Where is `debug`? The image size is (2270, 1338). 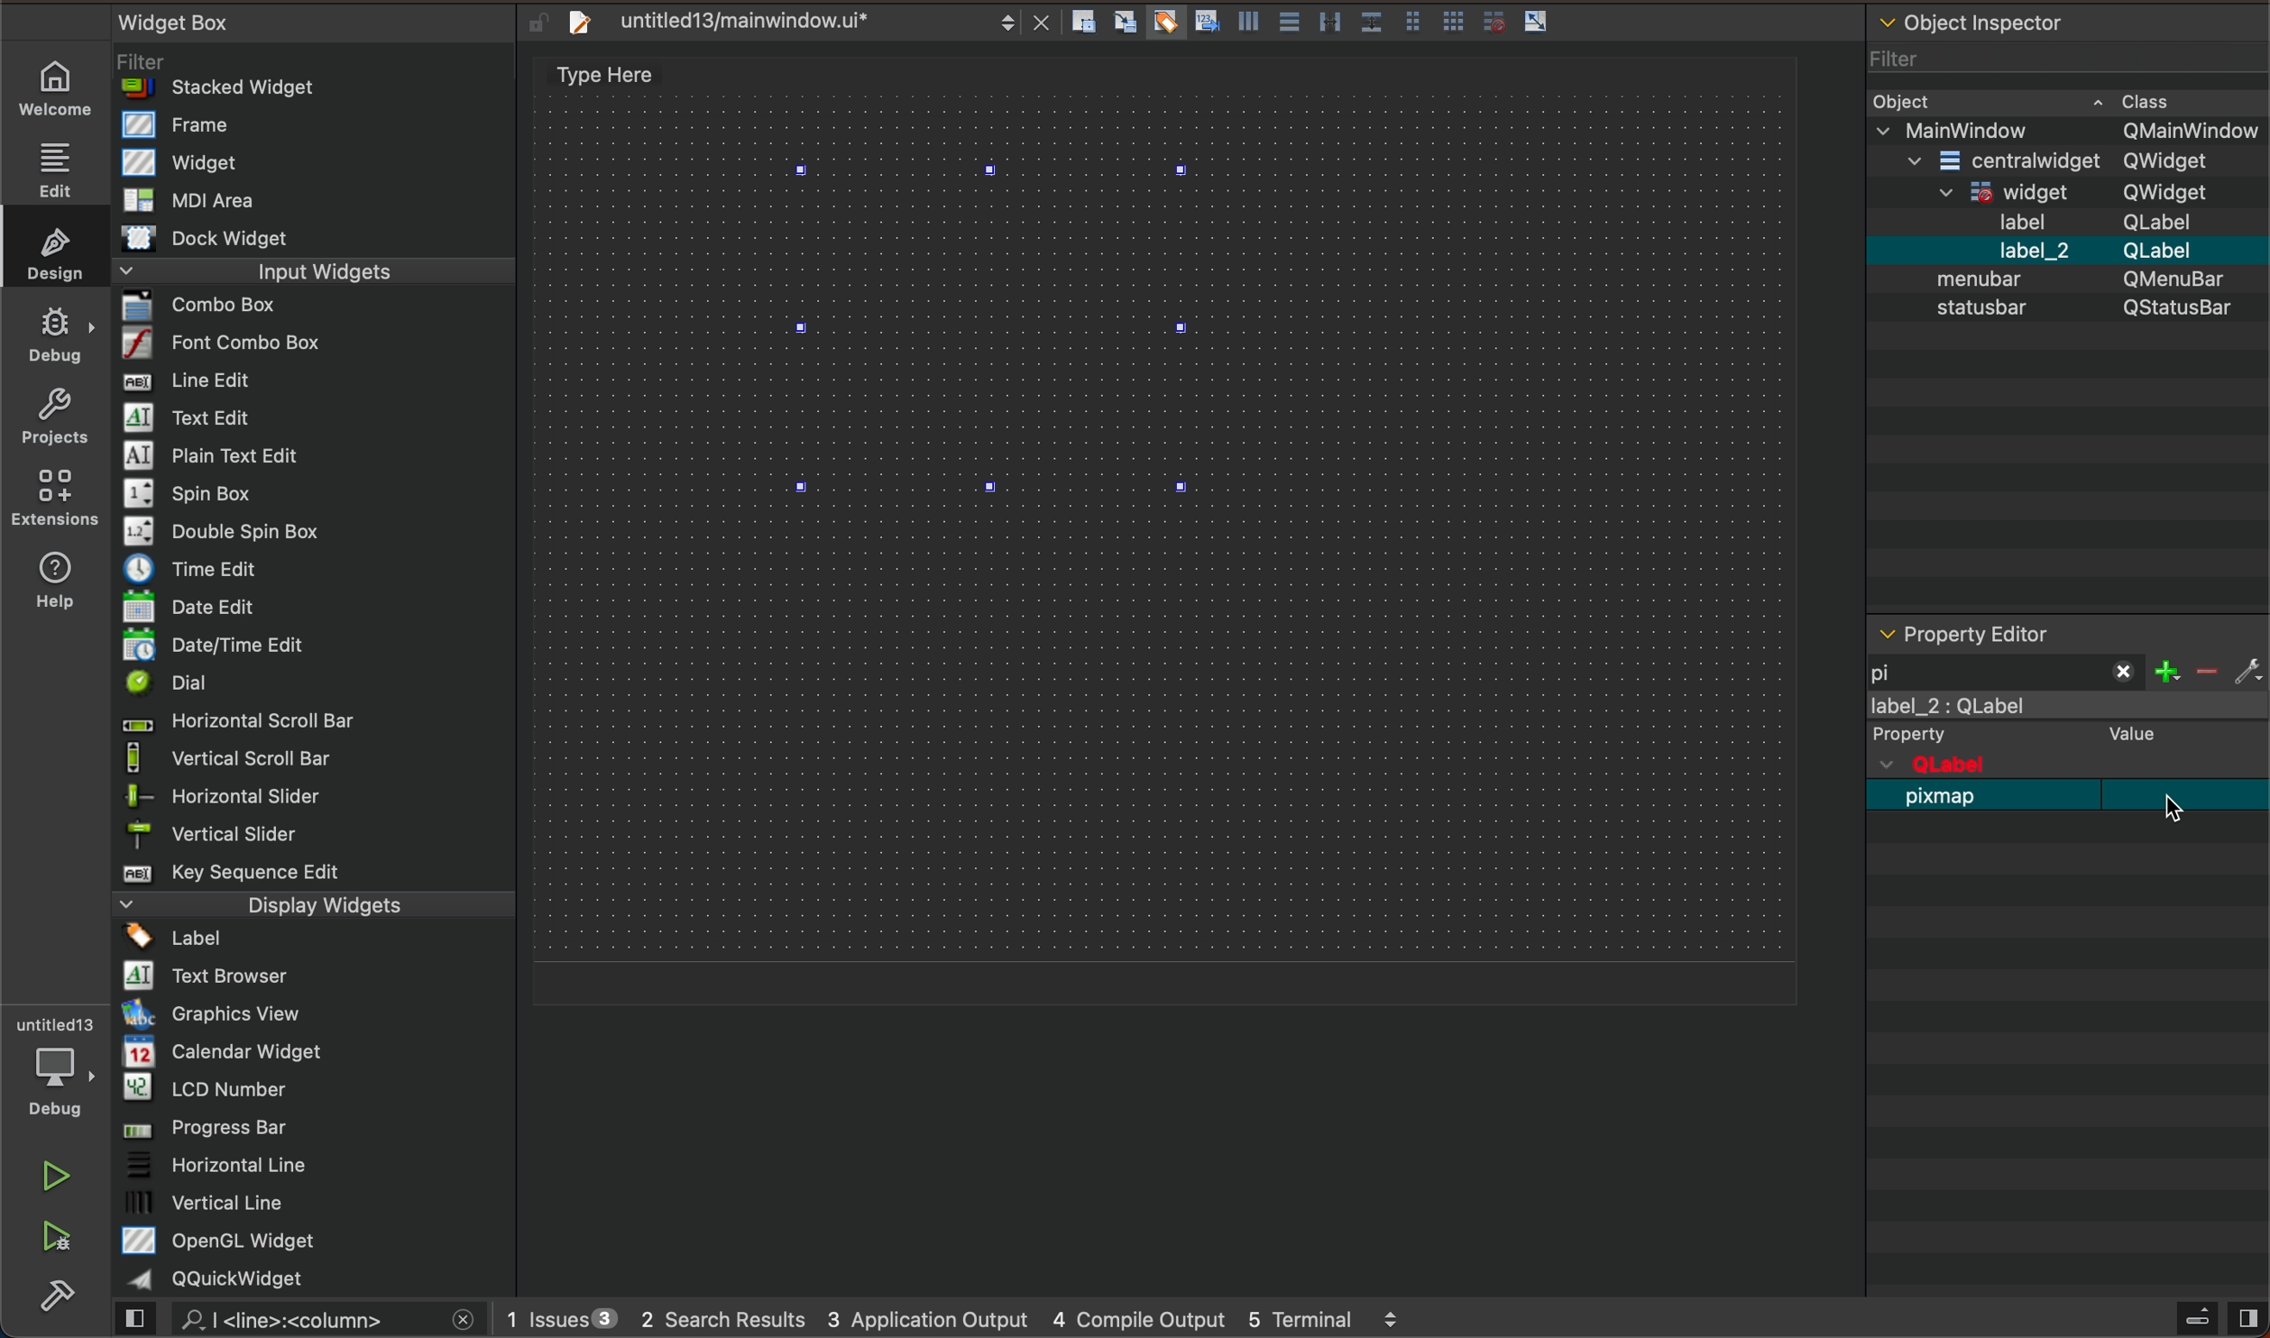
debug is located at coordinates (54, 328).